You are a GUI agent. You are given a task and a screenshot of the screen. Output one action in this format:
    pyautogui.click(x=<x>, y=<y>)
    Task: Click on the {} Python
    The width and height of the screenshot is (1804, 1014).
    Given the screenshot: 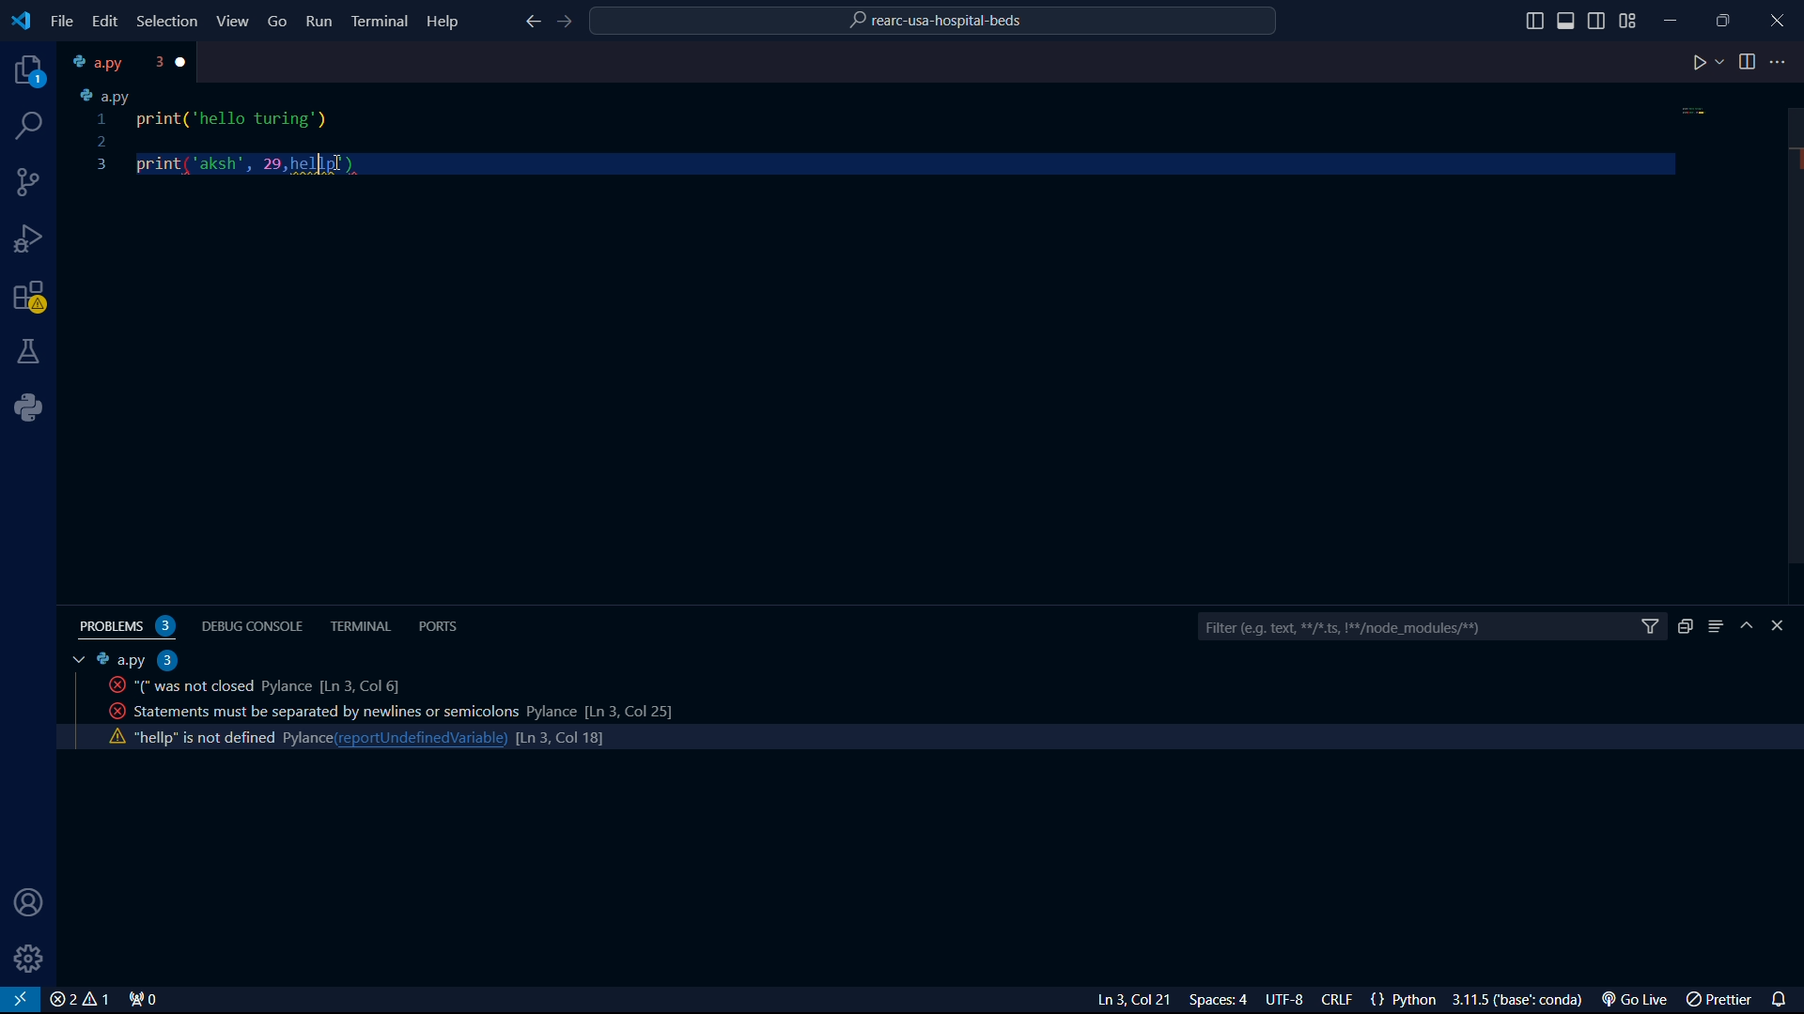 What is the action you would take?
    pyautogui.click(x=1407, y=1000)
    